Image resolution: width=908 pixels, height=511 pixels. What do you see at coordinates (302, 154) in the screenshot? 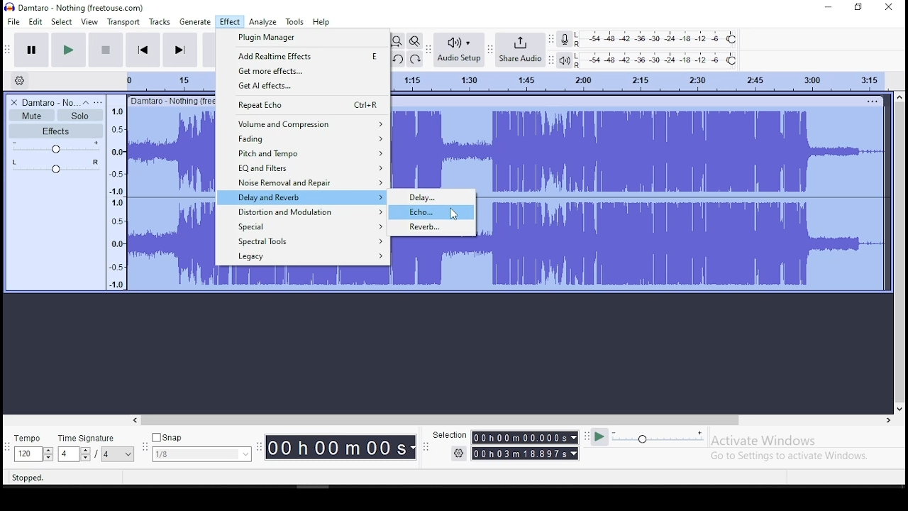
I see `pitch and tempo` at bounding box center [302, 154].